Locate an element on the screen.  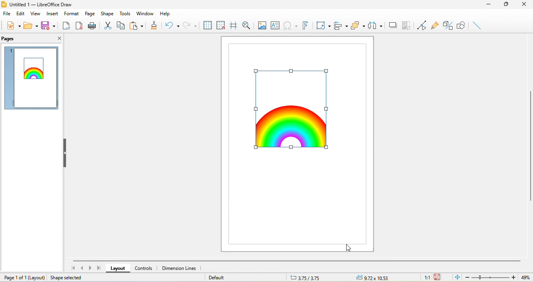
first page is located at coordinates (74, 268).